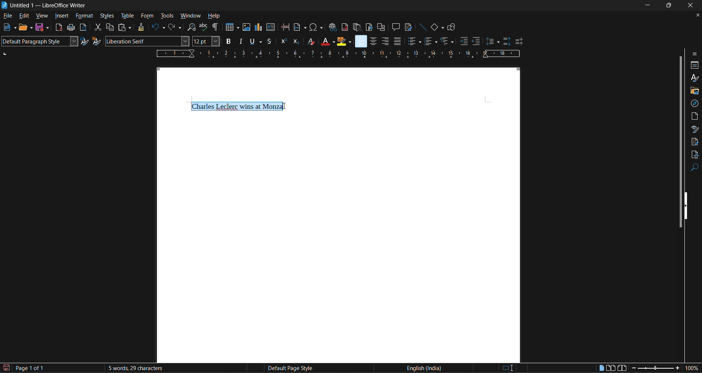  Describe the element at coordinates (478, 41) in the screenshot. I see `decrease indent` at that location.